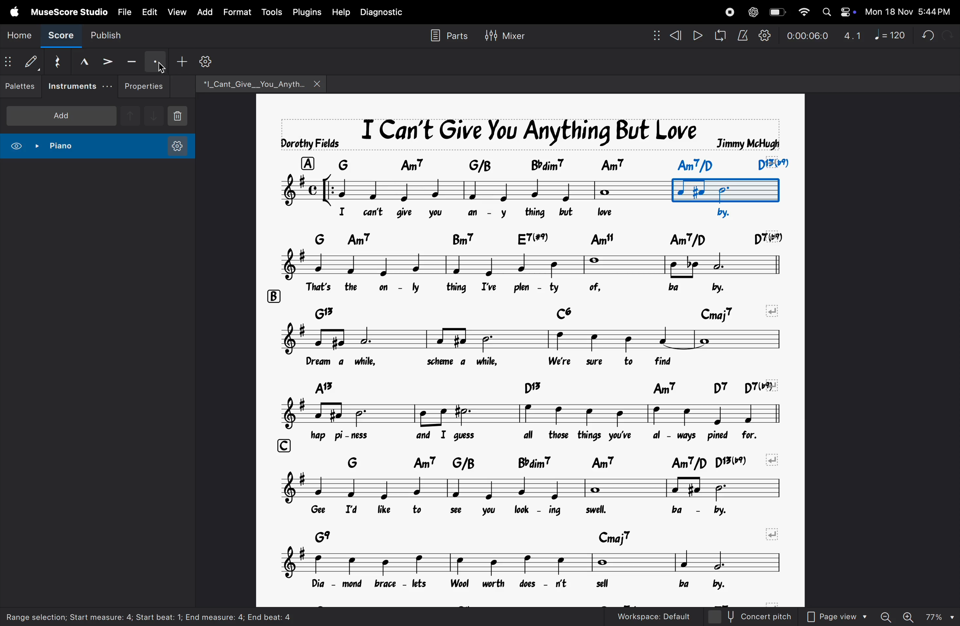 This screenshot has width=960, height=626. Describe the element at coordinates (130, 119) in the screenshot. I see `upnote` at that location.